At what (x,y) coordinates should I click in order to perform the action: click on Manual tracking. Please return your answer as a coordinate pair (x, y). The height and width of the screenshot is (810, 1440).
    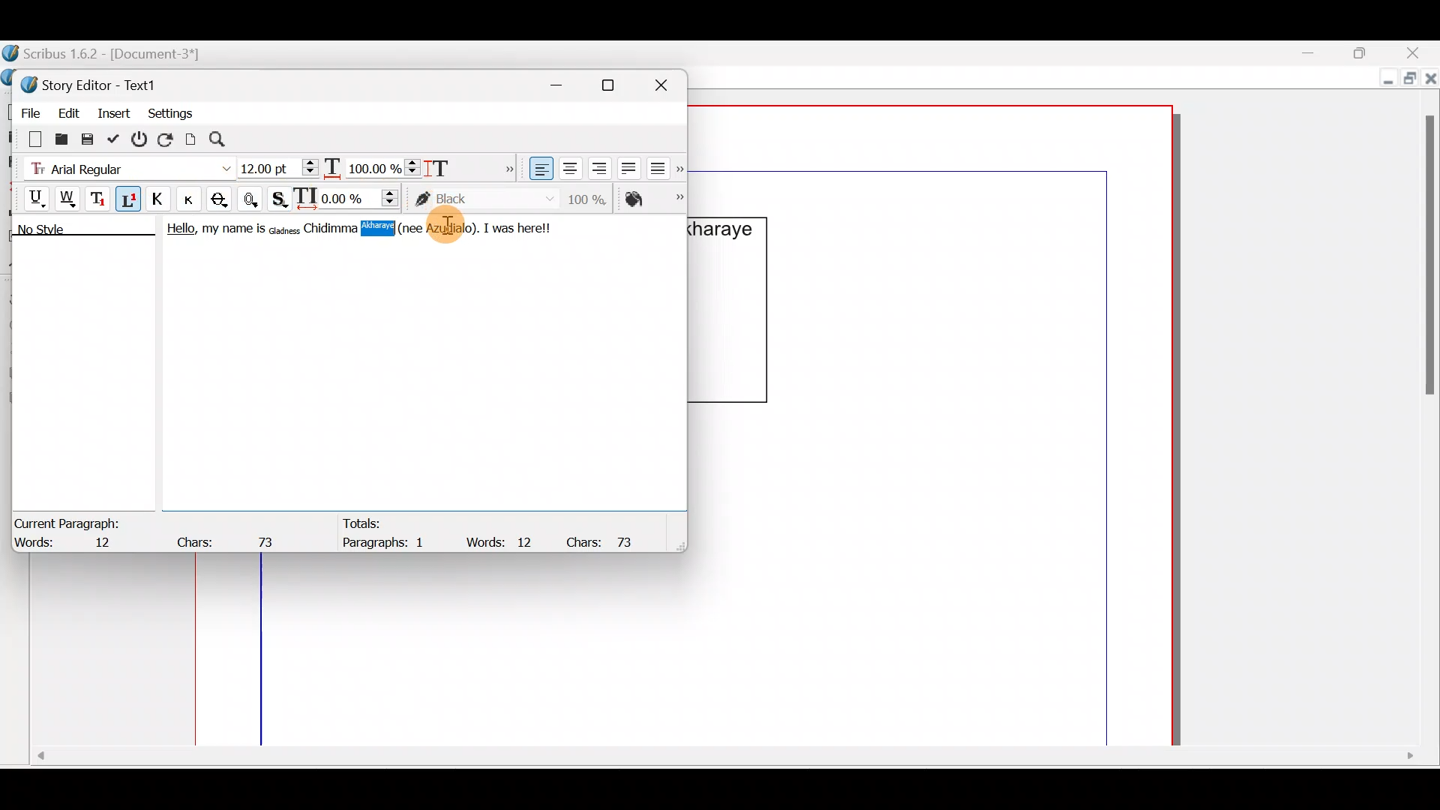
    Looking at the image, I should click on (350, 197).